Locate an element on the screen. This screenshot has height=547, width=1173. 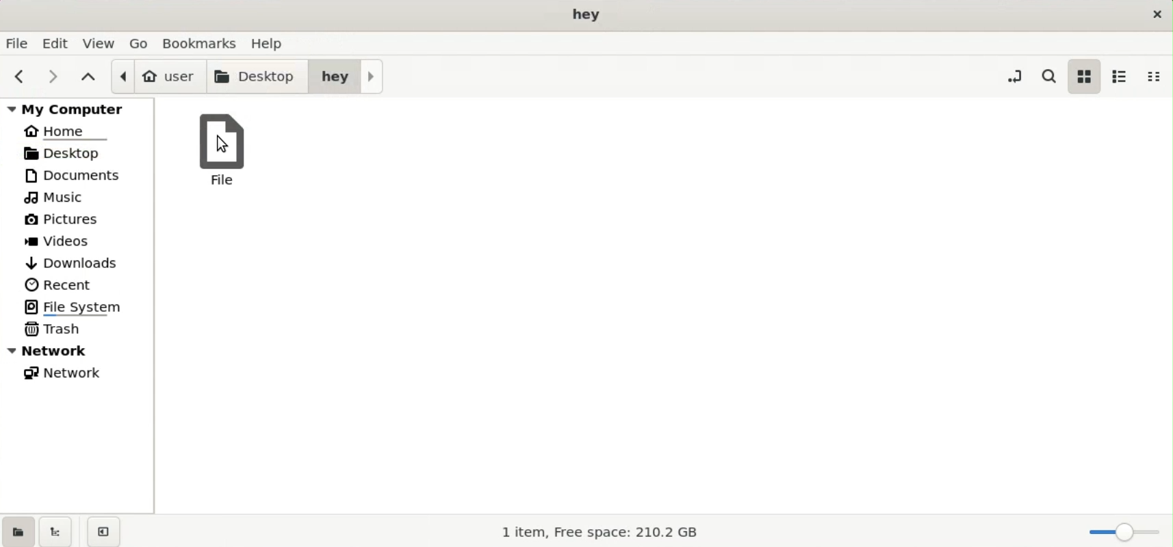
previous is located at coordinates (17, 77).